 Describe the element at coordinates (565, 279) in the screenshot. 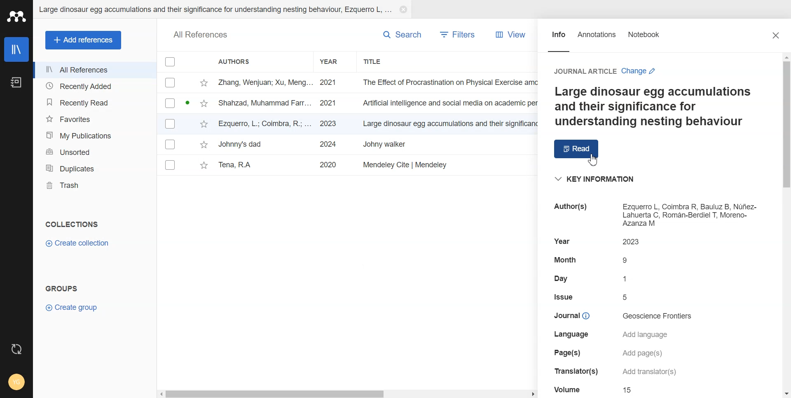

I see `text` at that location.